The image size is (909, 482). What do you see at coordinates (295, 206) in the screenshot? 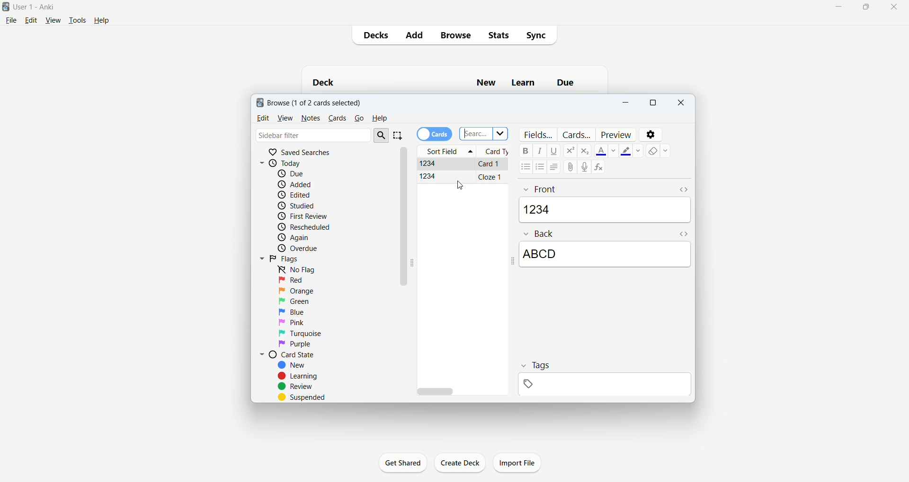
I see `studied` at bounding box center [295, 206].